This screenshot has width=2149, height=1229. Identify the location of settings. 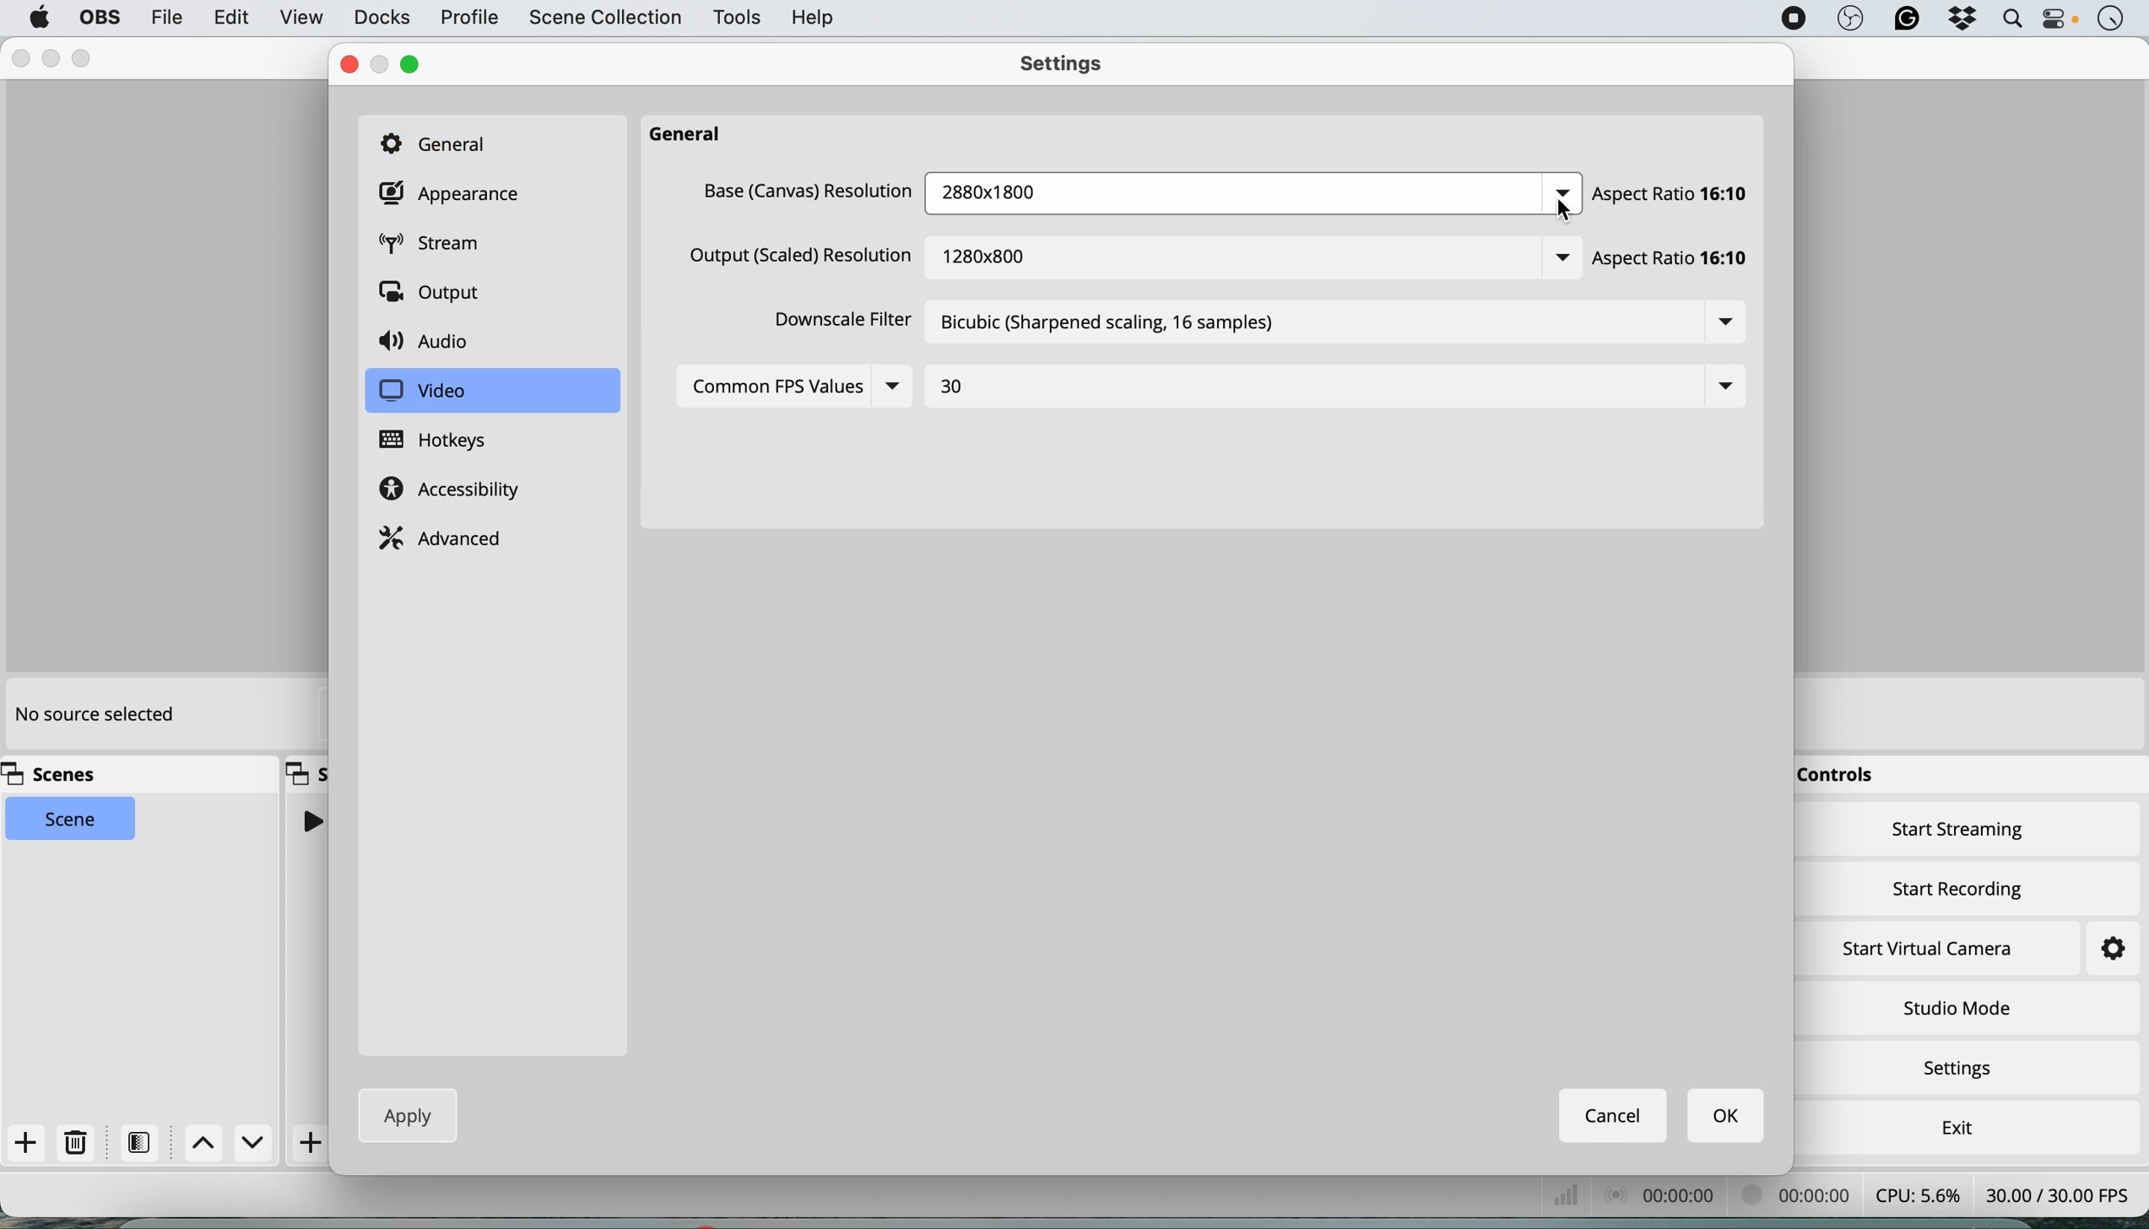
(1069, 67).